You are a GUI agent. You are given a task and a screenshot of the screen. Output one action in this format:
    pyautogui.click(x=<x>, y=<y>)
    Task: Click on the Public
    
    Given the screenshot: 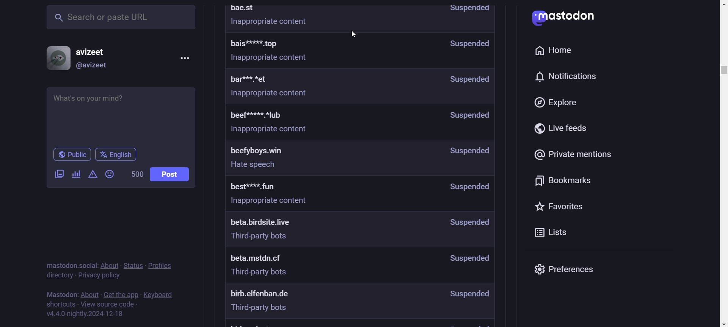 What is the action you would take?
    pyautogui.click(x=72, y=155)
    